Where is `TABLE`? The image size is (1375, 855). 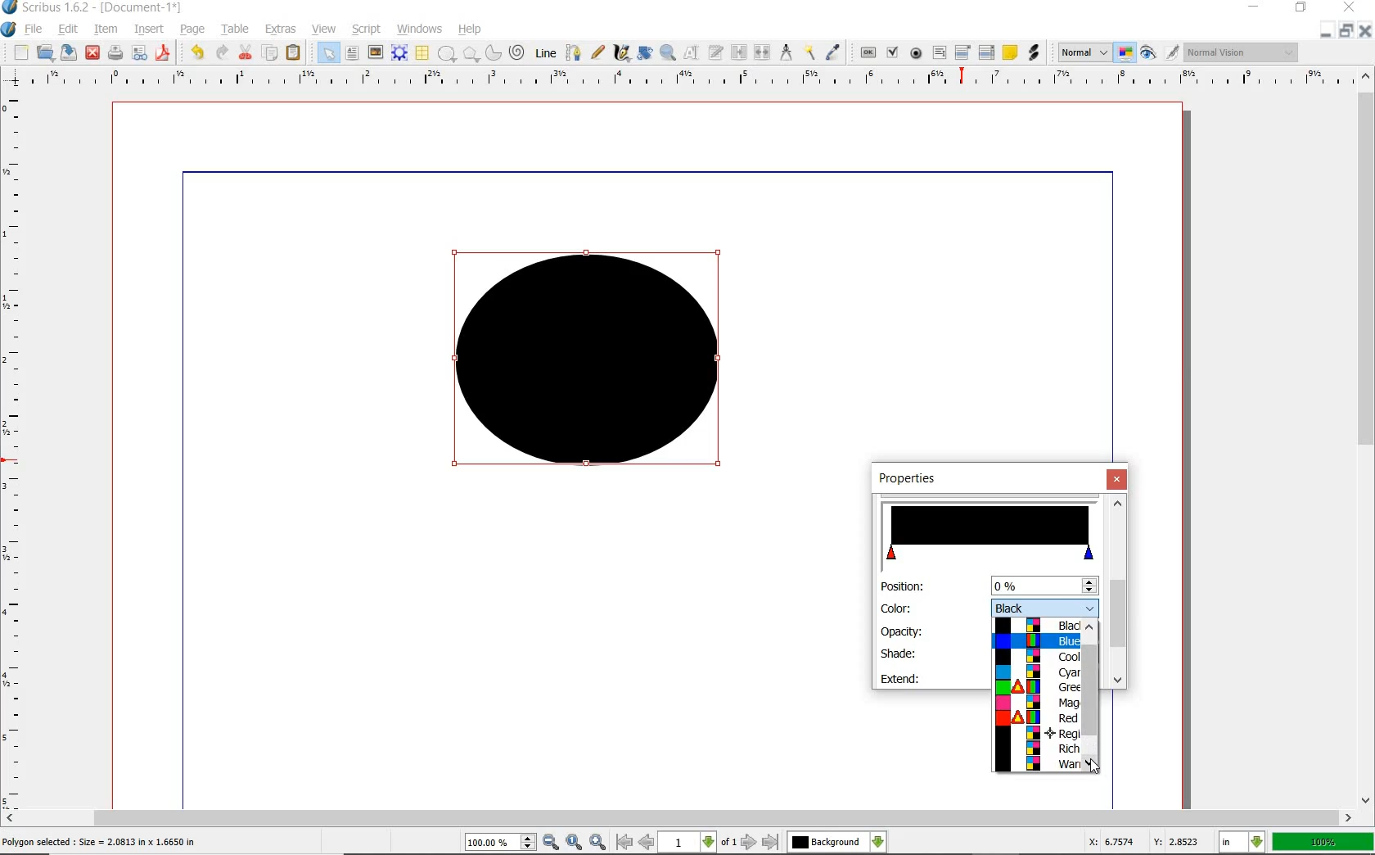 TABLE is located at coordinates (422, 53).